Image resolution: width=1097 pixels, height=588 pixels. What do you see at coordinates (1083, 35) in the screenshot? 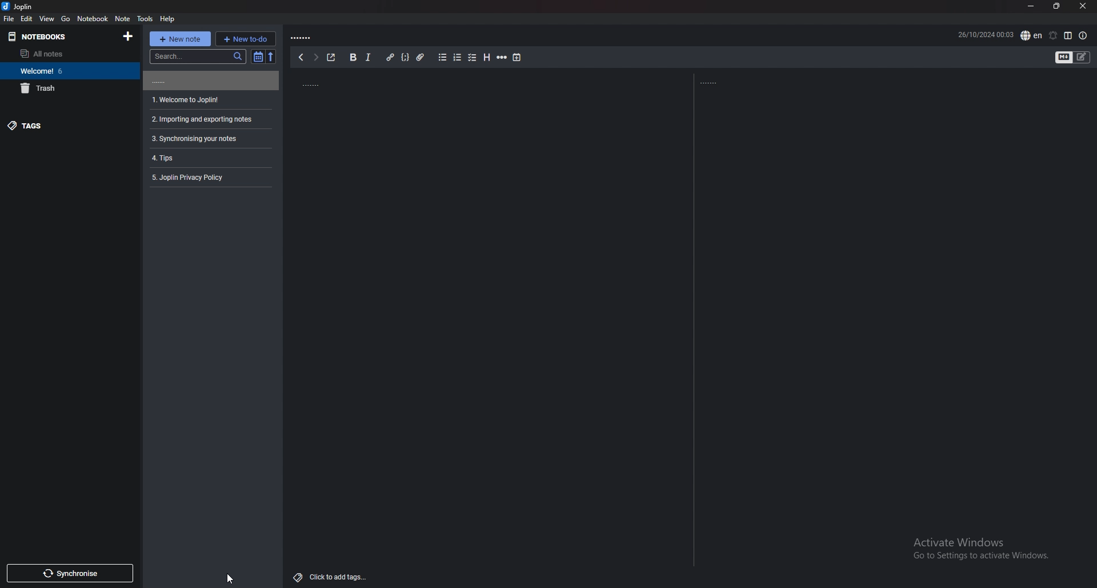
I see `note properties` at bounding box center [1083, 35].